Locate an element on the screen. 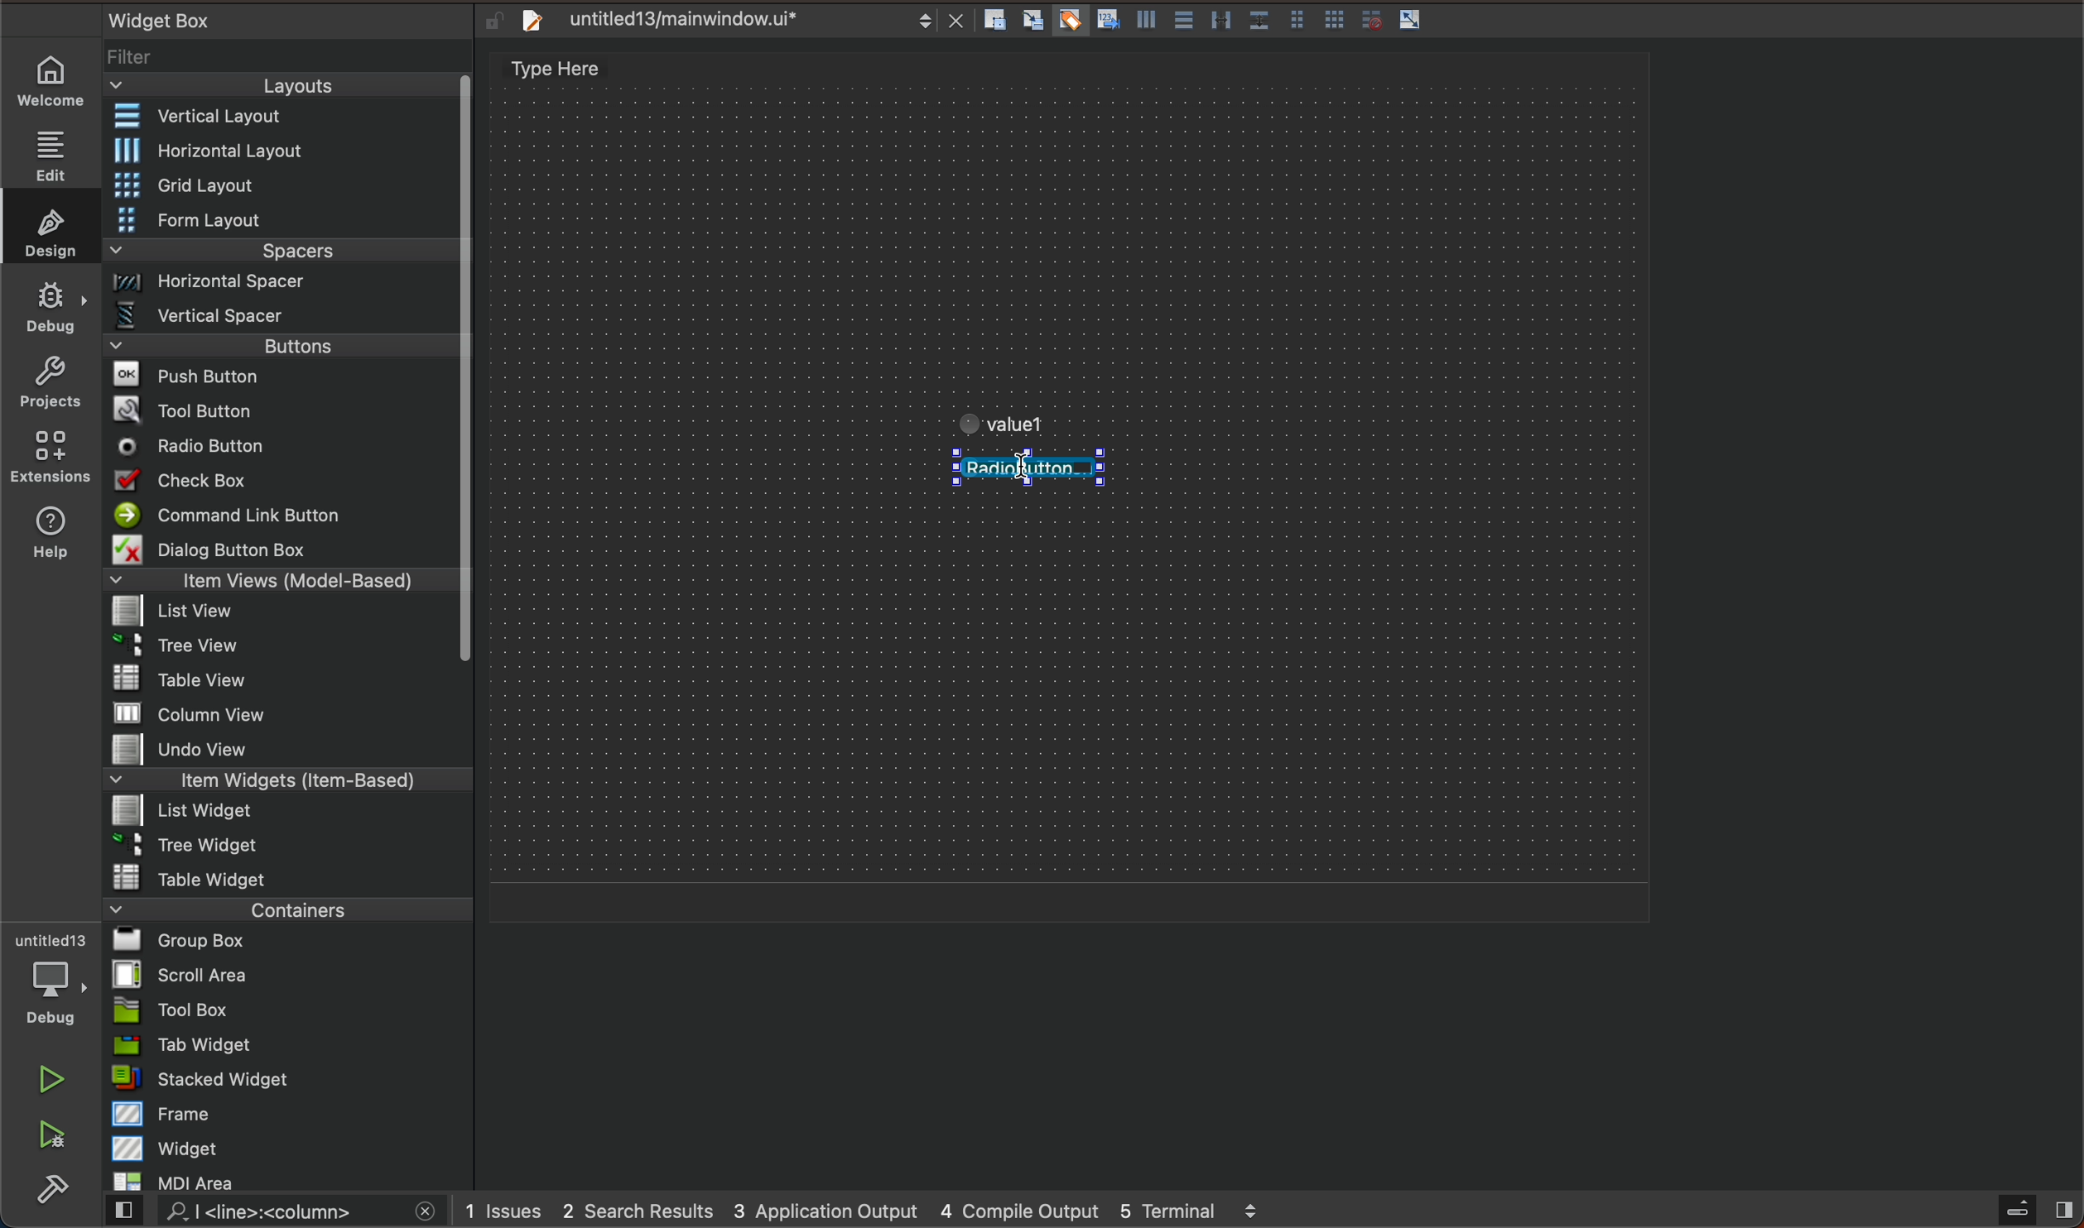 The width and height of the screenshot is (2084, 1228). frame is located at coordinates (291, 1113).